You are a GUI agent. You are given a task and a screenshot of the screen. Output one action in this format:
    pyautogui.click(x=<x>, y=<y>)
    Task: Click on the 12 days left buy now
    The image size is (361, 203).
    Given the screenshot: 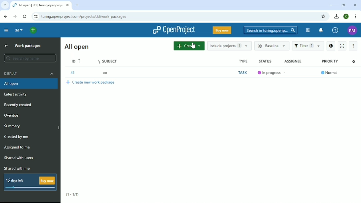 What is the action you would take?
    pyautogui.click(x=30, y=183)
    